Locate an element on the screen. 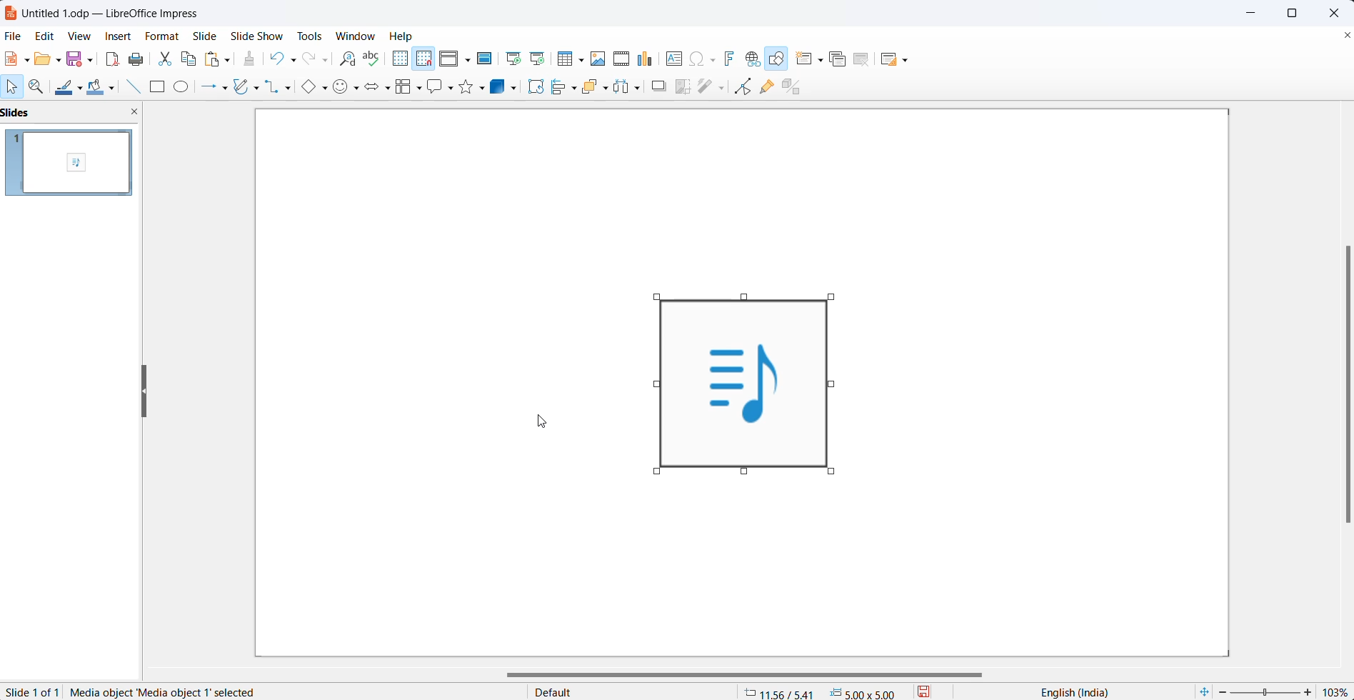 The width and height of the screenshot is (1354, 700). new file options dropdown button is located at coordinates (26, 60).